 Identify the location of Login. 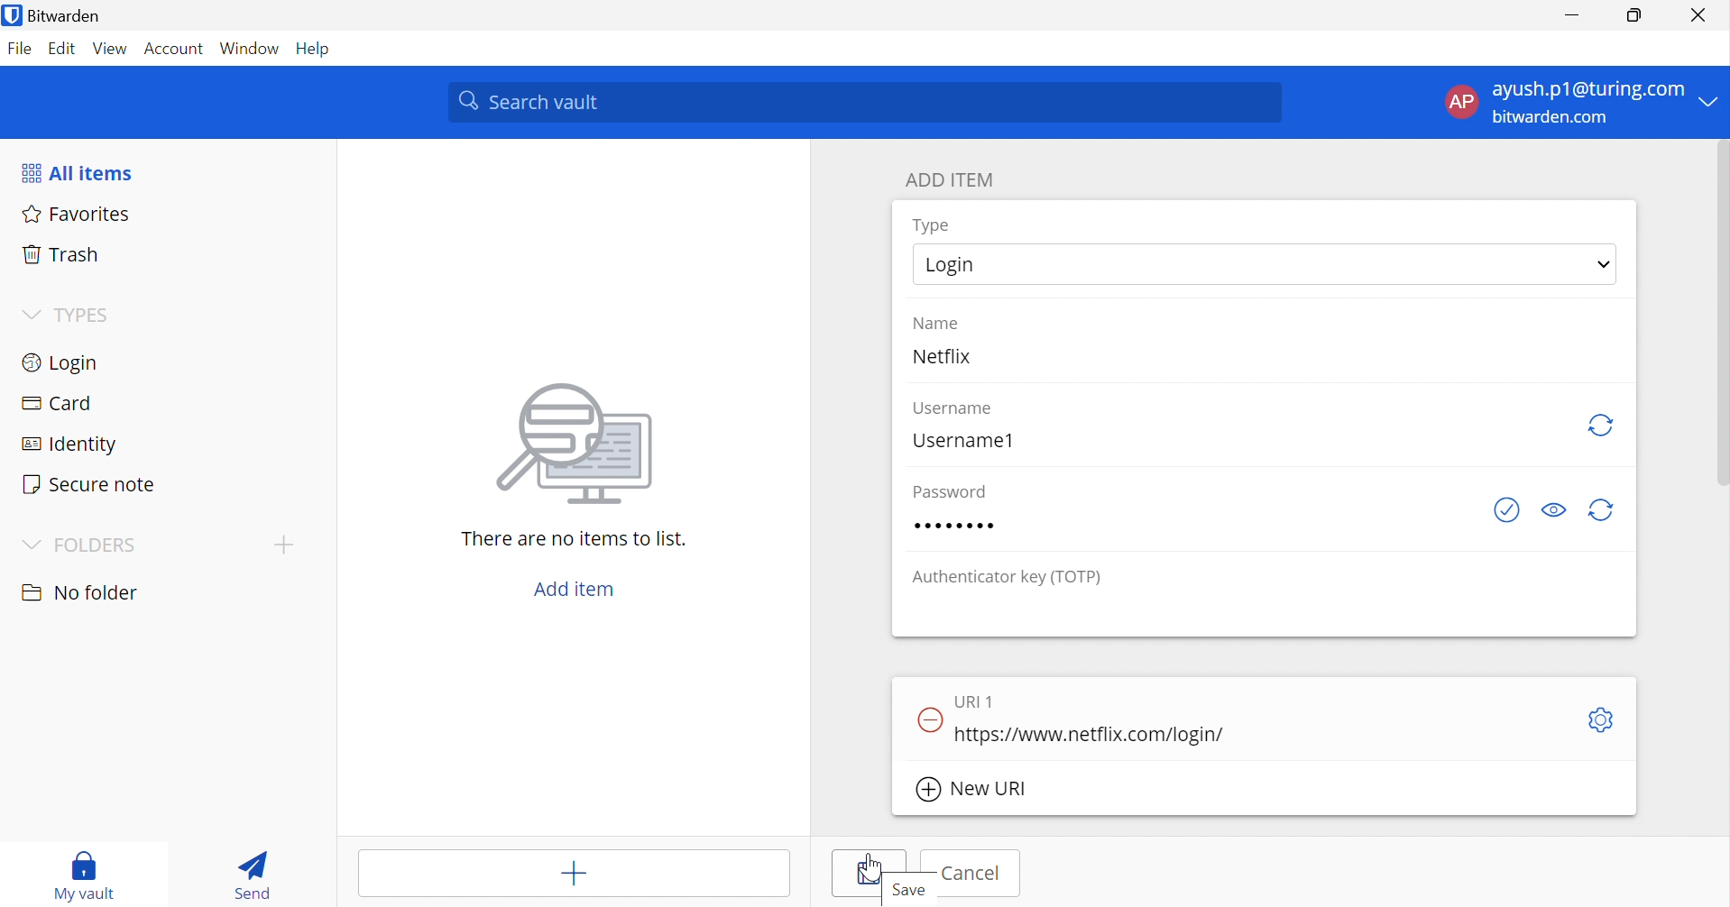
(64, 362).